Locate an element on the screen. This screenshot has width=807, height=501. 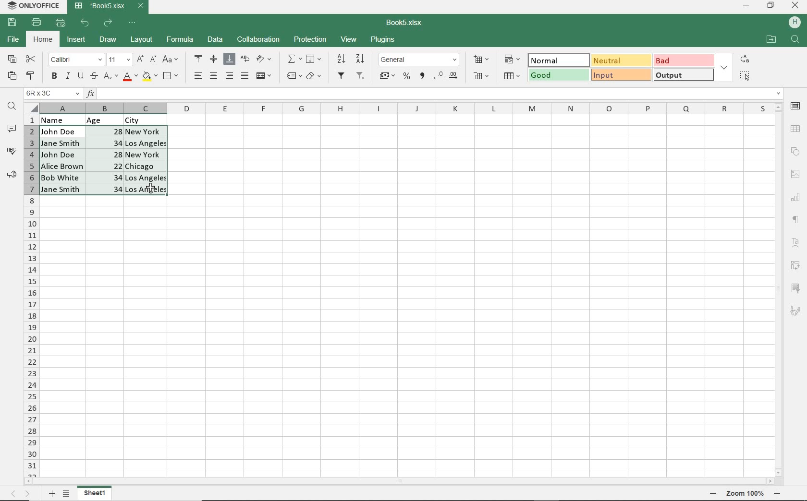
OPEN FILE LOCATION is located at coordinates (771, 40).